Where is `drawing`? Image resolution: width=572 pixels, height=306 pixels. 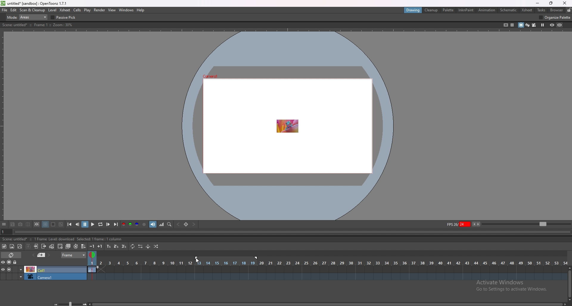
drawing is located at coordinates (414, 10).